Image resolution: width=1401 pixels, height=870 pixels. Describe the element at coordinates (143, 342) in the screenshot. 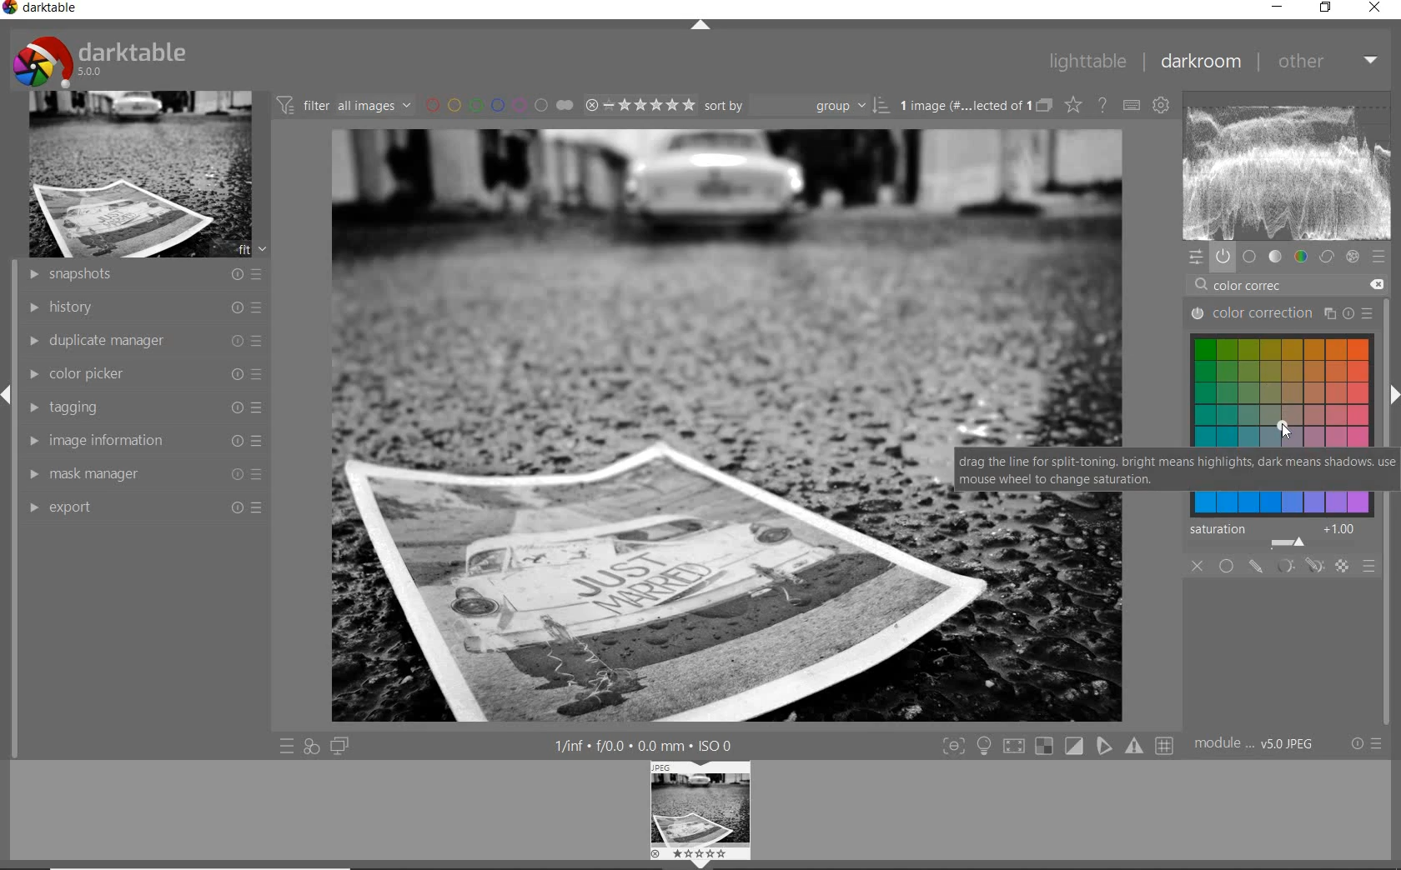

I see `duplicate manager` at that location.